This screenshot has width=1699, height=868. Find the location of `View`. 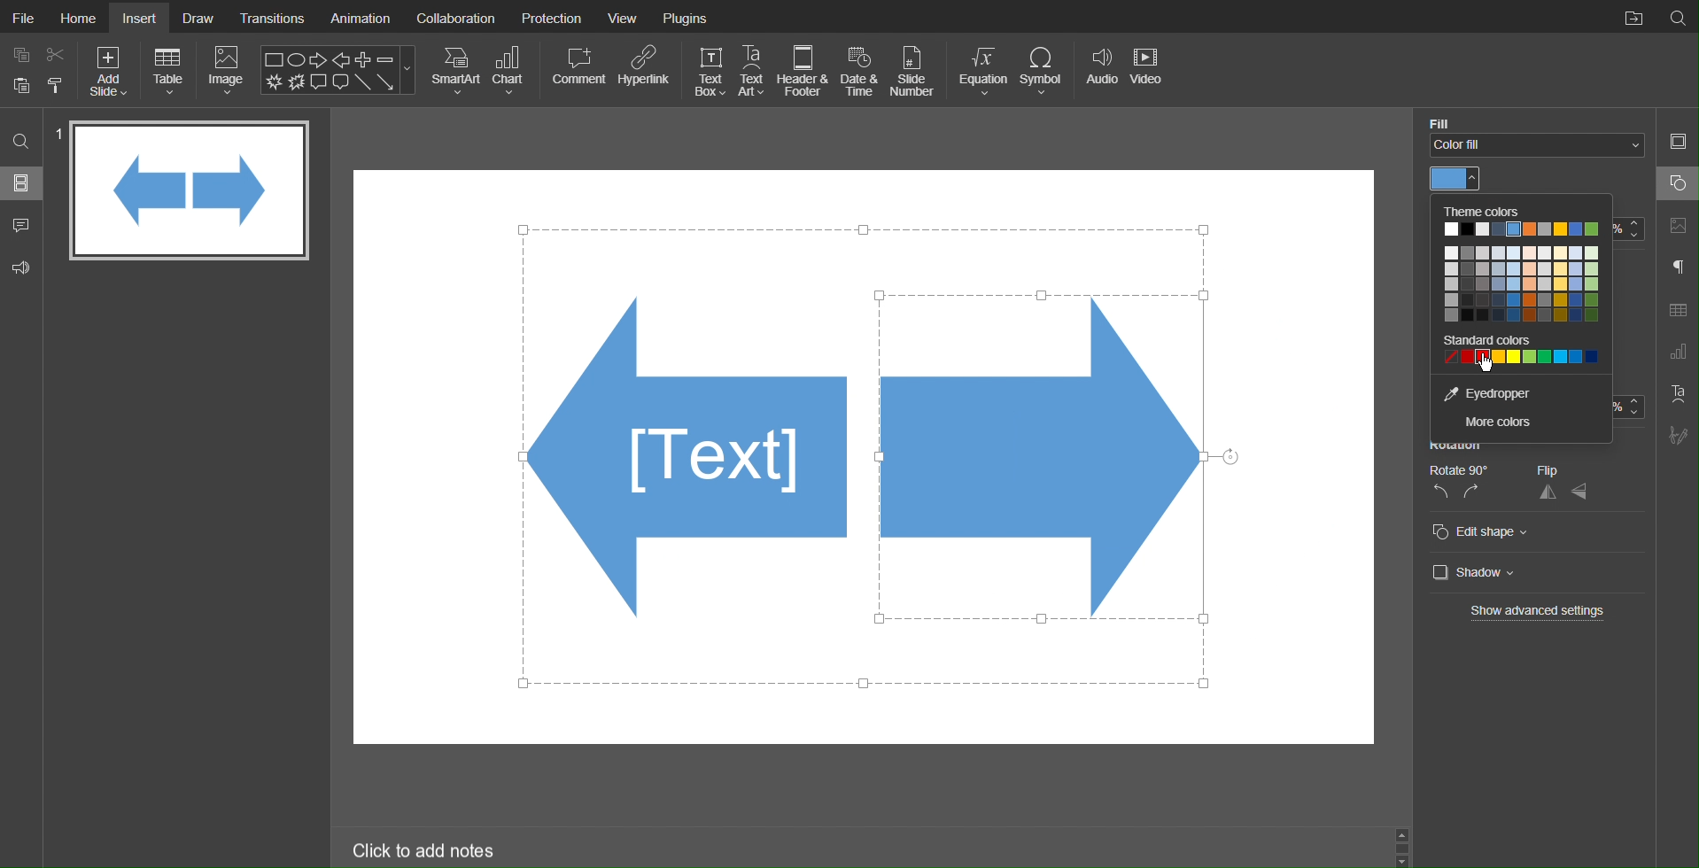

View is located at coordinates (626, 16).